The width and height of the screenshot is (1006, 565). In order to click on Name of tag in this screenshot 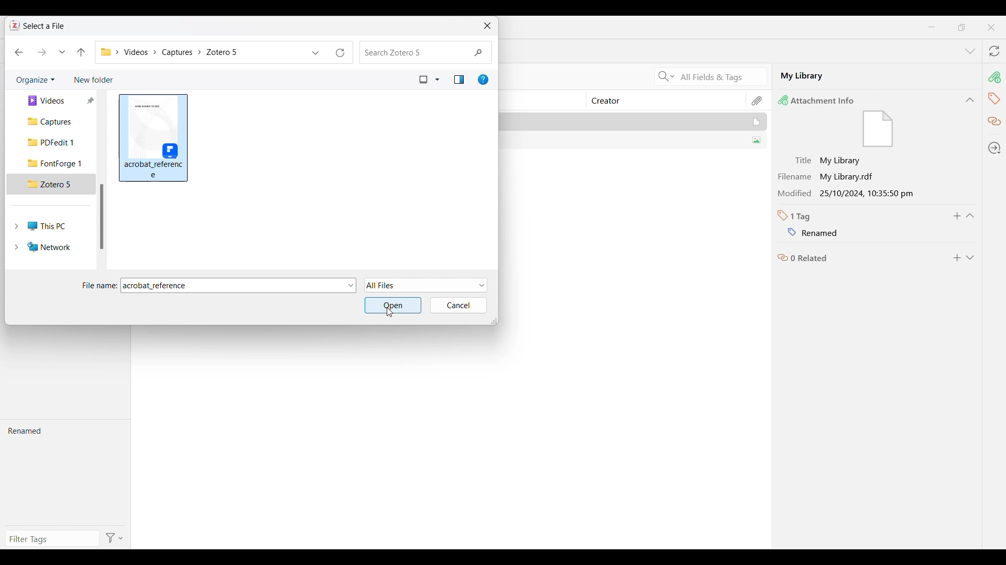, I will do `click(806, 231)`.